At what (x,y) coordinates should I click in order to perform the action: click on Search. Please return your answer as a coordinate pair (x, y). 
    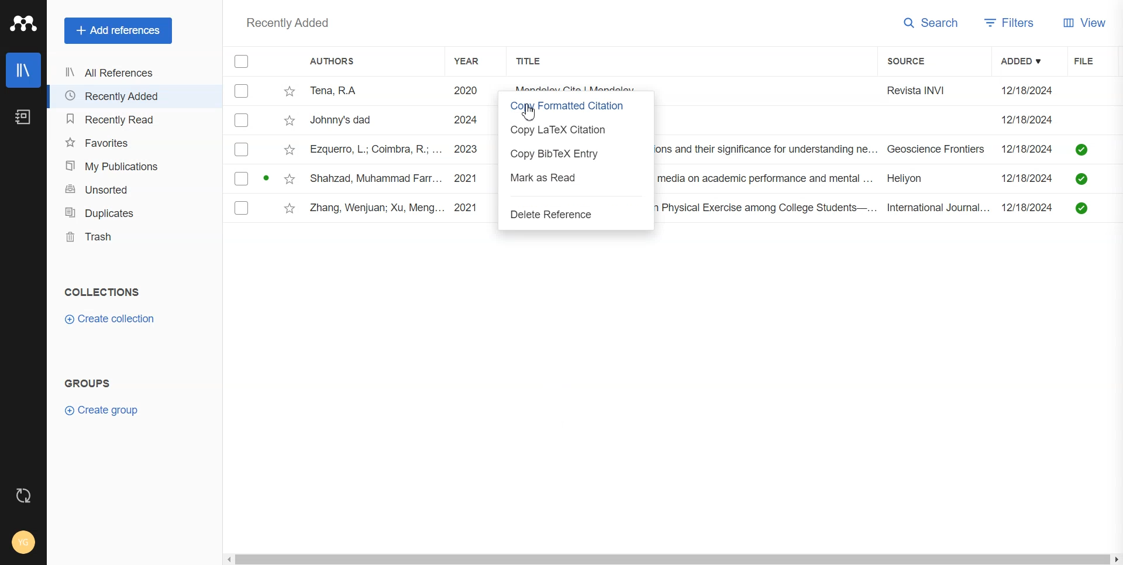
    Looking at the image, I should click on (931, 24).